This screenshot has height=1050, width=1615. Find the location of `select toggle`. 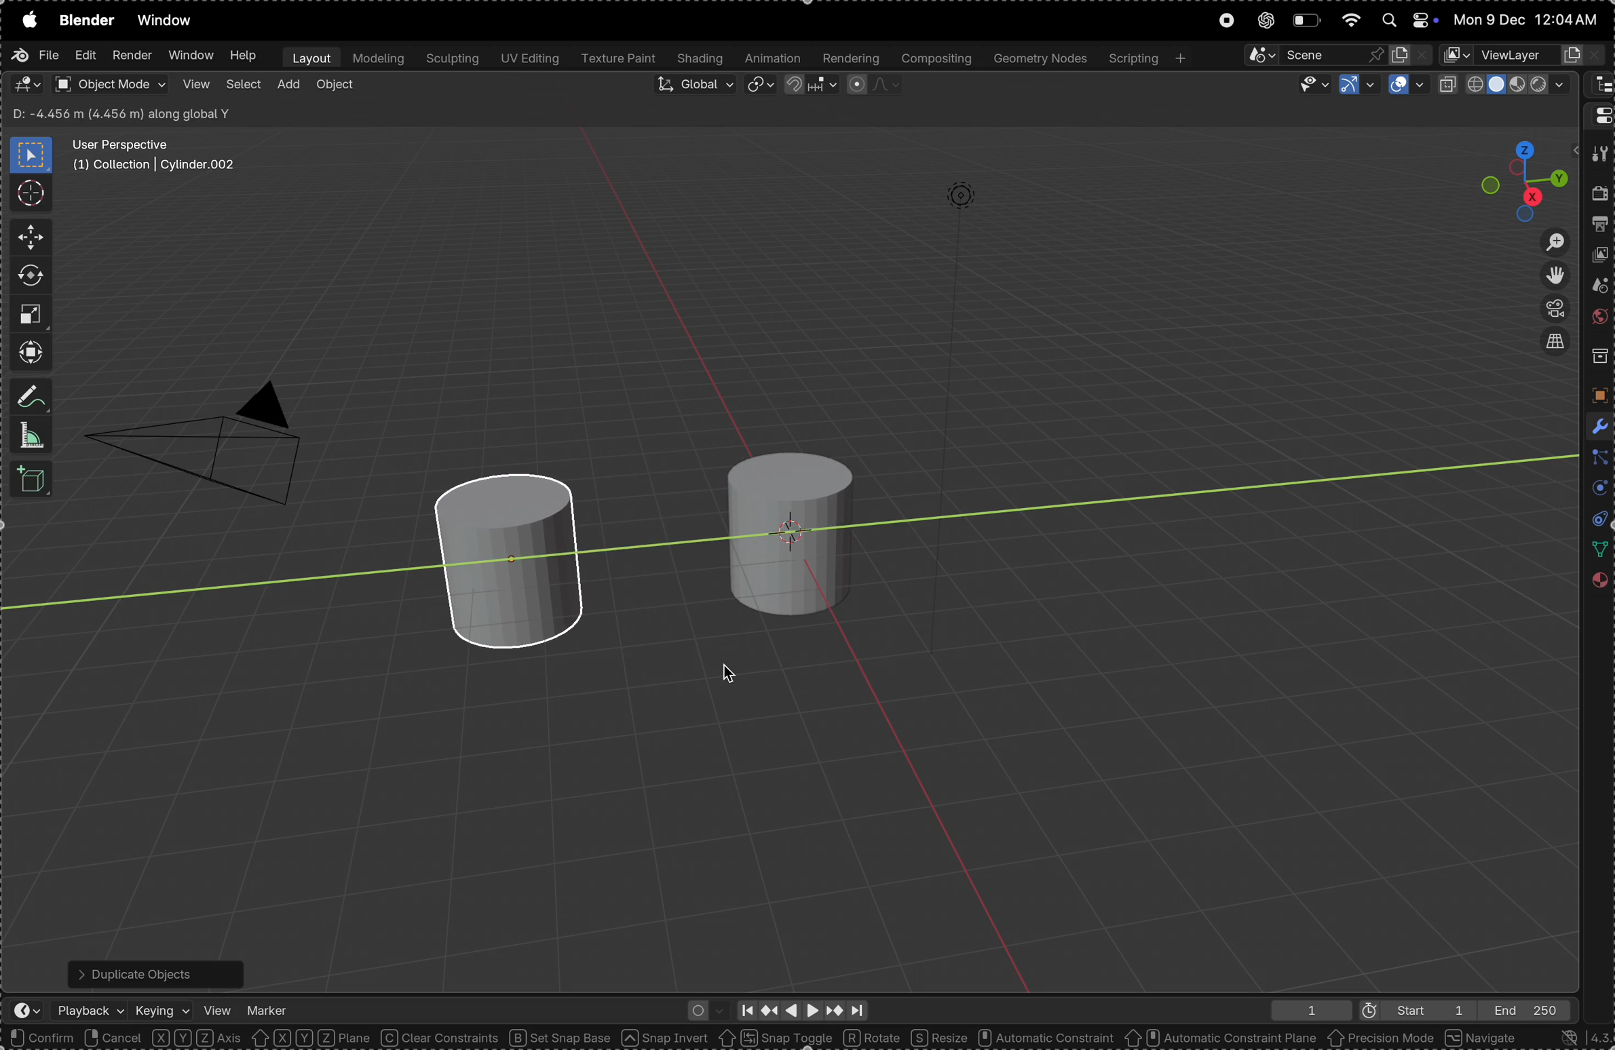

select toggle is located at coordinates (62, 1038).